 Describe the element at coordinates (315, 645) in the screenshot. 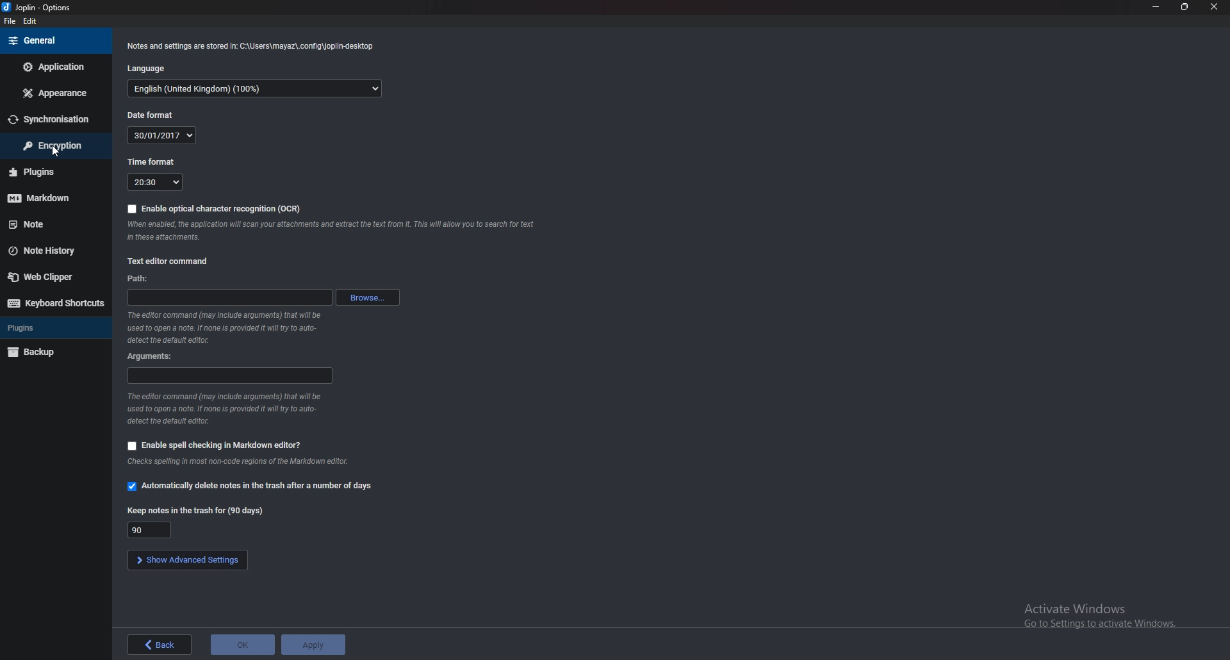

I see `apply` at that location.